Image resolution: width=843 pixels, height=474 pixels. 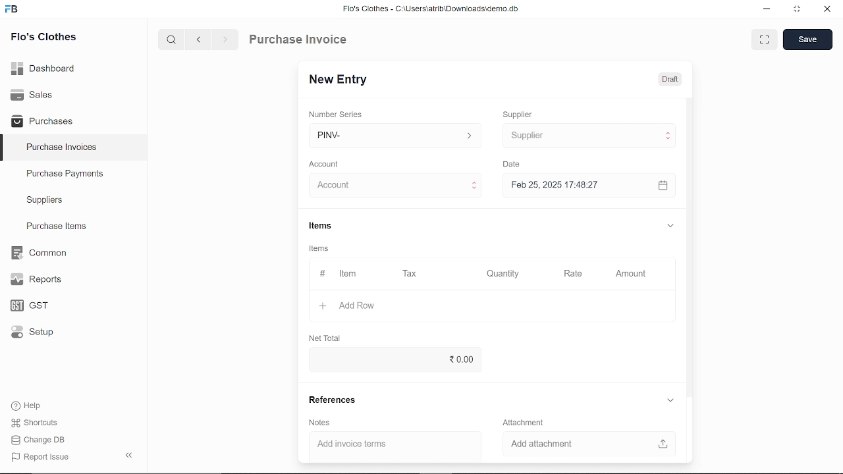 I want to click on Purchases, so click(x=42, y=120).